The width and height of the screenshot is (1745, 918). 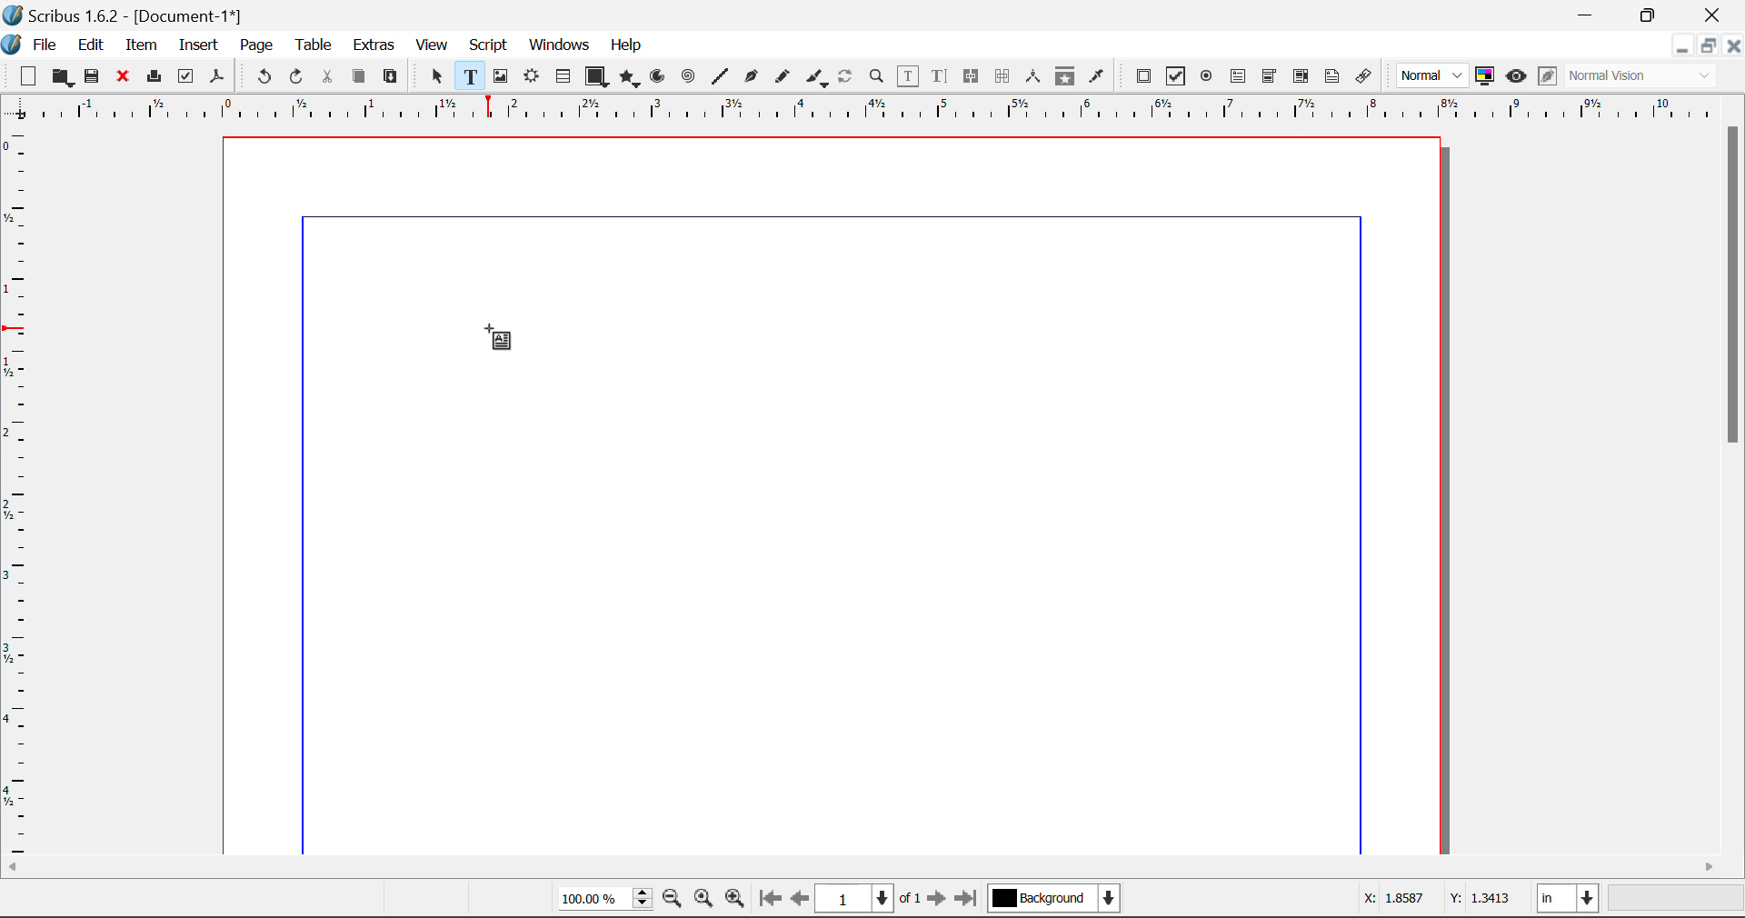 I want to click on Link Annotation, so click(x=1362, y=76).